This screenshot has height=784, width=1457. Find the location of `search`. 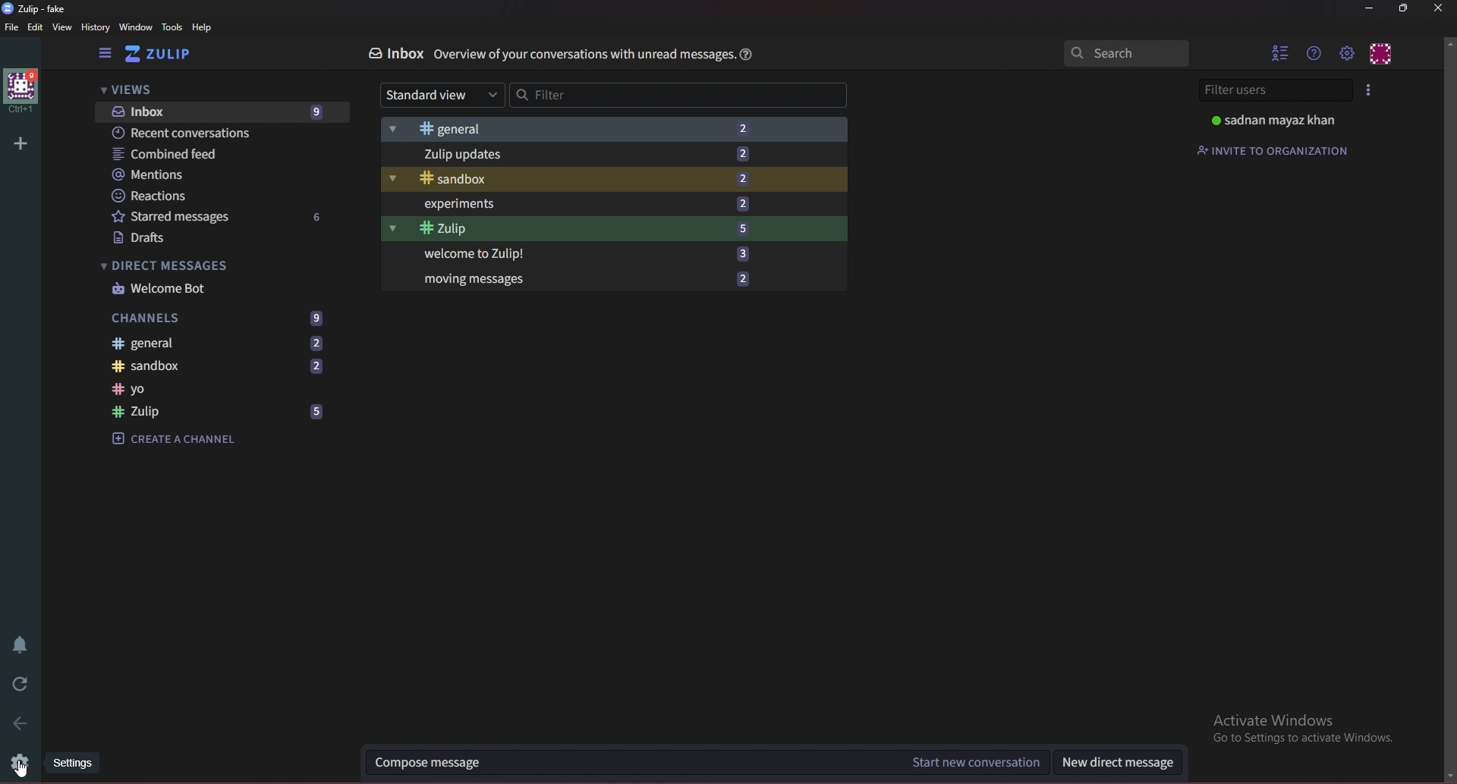

search is located at coordinates (1125, 53).